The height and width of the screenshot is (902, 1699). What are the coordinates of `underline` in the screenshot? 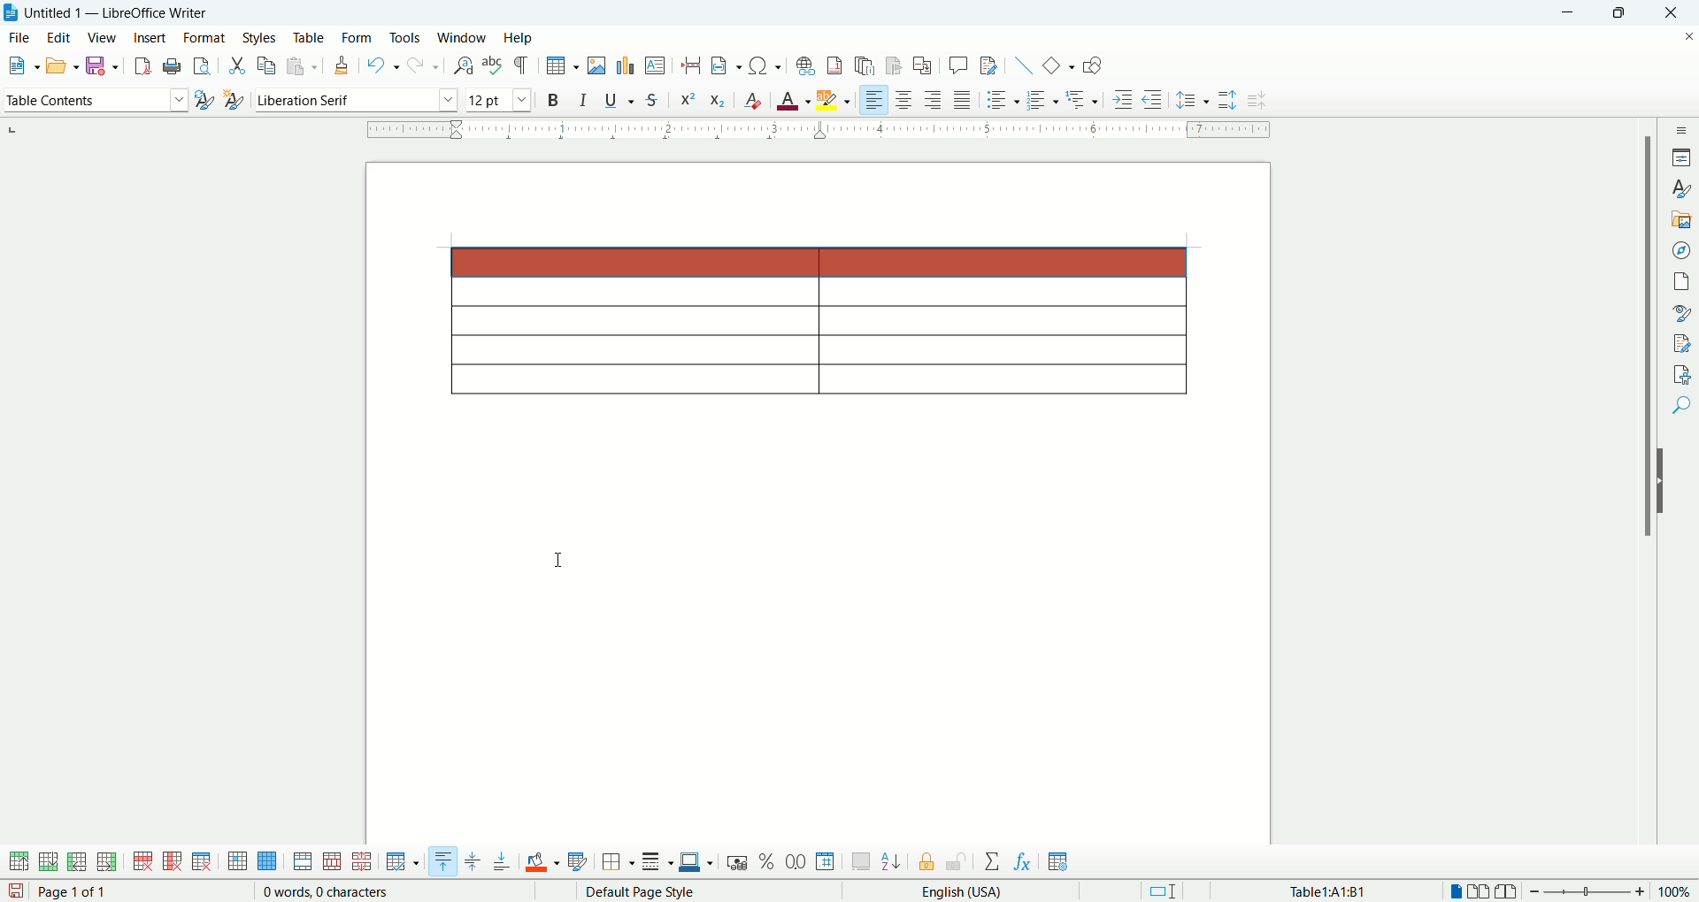 It's located at (619, 97).